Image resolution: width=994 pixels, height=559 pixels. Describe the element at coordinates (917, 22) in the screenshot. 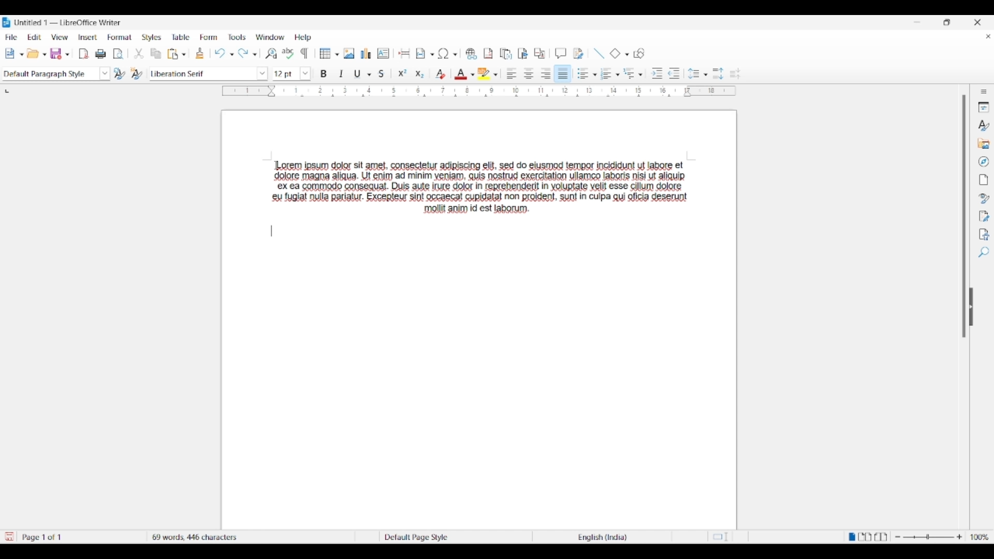

I see `Minimize` at that location.